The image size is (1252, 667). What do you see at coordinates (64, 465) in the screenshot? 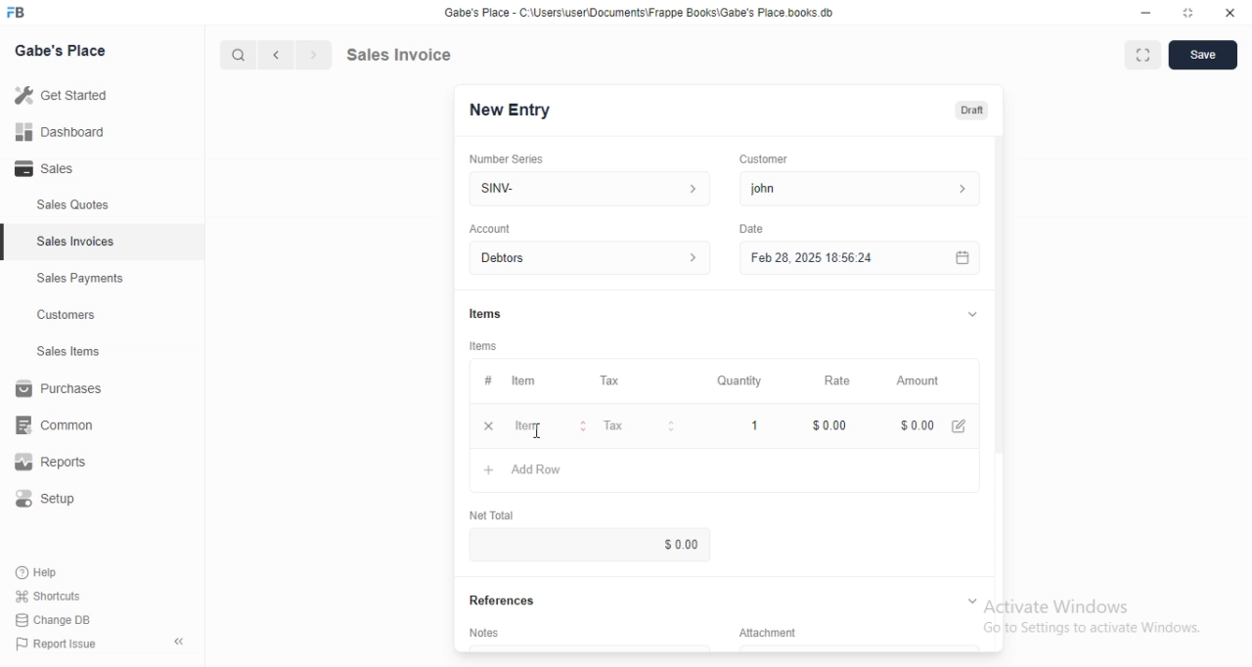
I see `Reports` at bounding box center [64, 465].